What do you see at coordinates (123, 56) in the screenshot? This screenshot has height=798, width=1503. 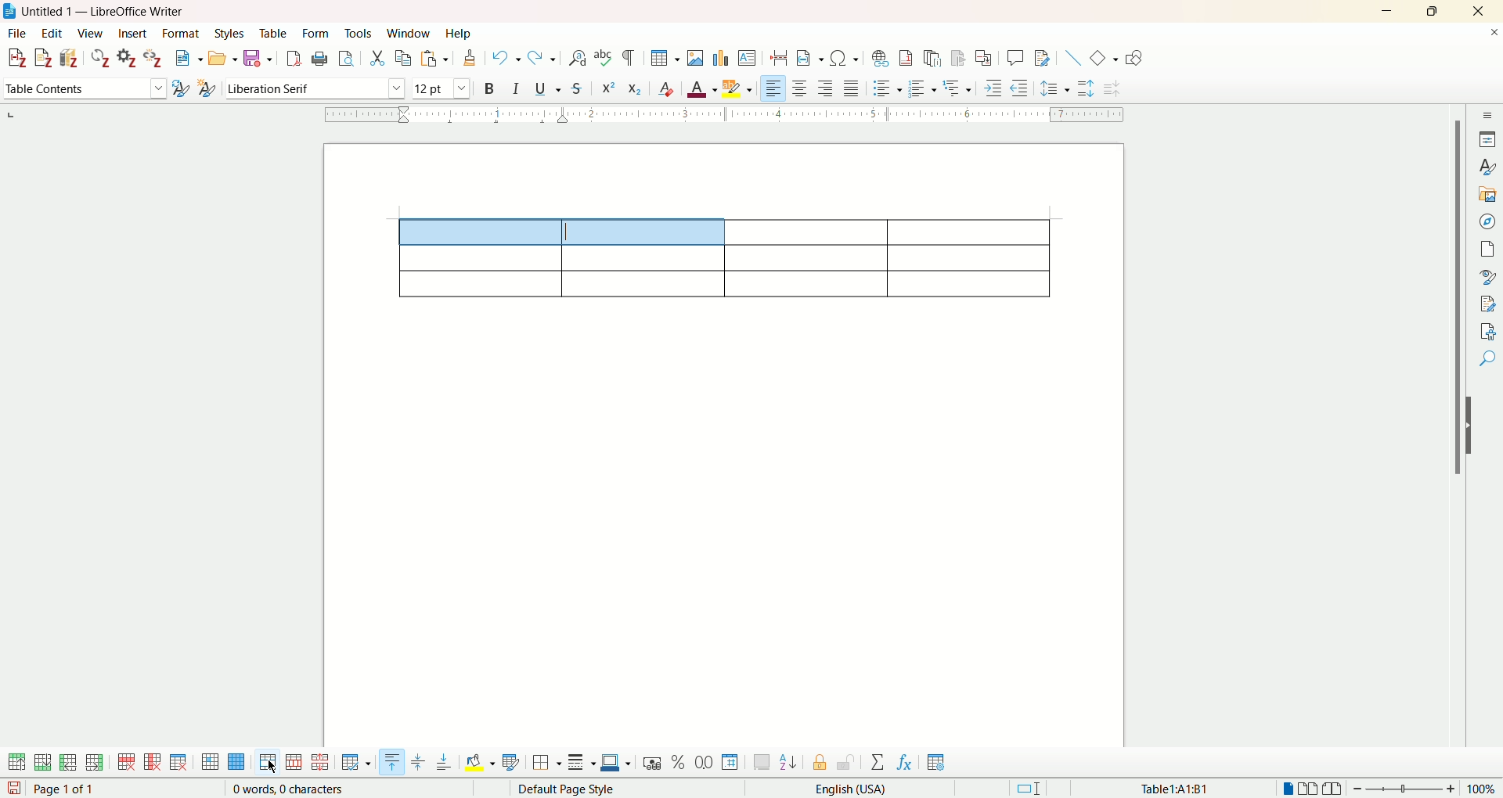 I see `document preferences` at bounding box center [123, 56].